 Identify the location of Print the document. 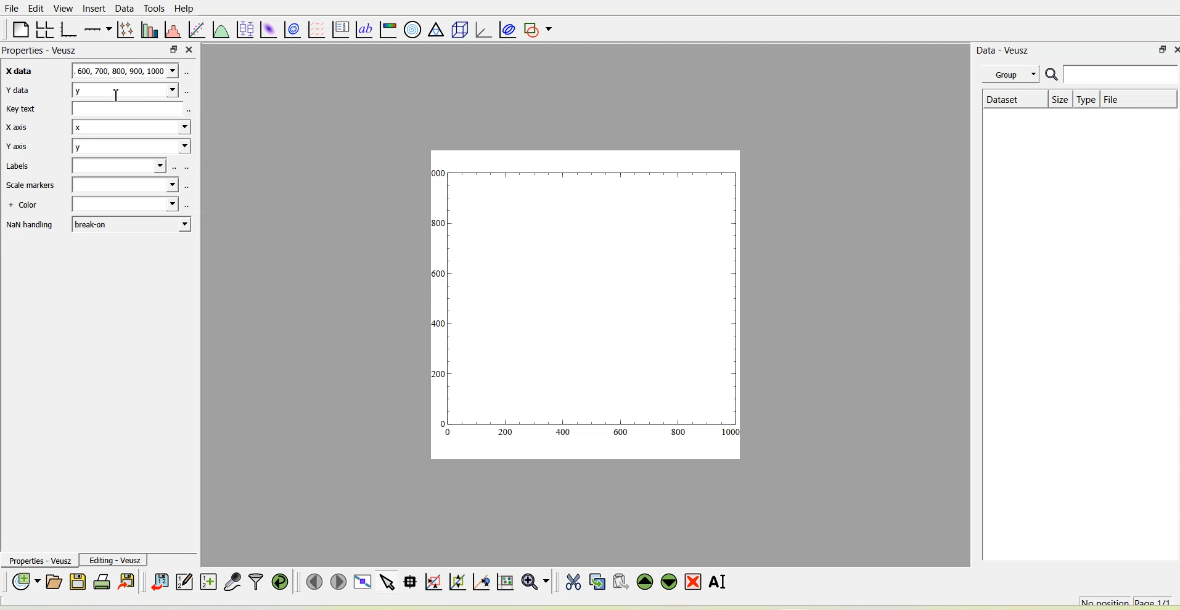
(102, 581).